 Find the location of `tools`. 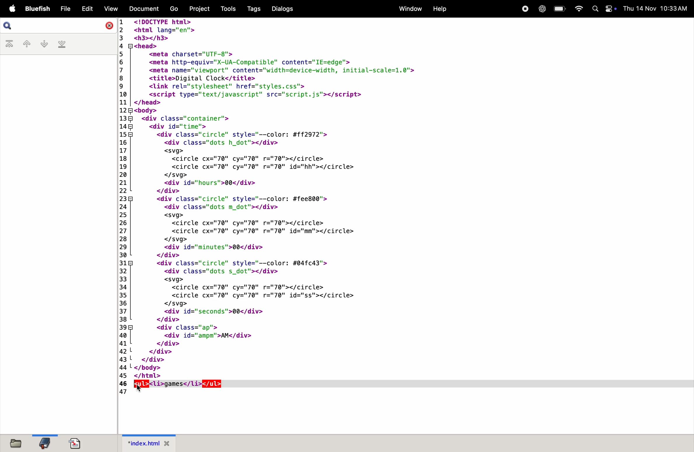

tools is located at coordinates (225, 8).